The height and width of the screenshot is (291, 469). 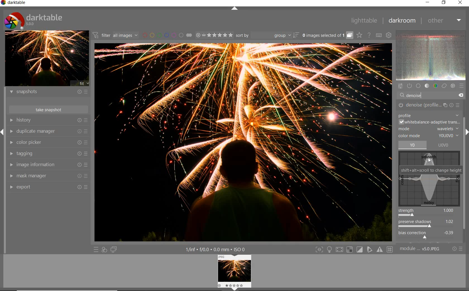 I want to click on noise reduced while preserving edge sharpness., so click(x=243, y=142).